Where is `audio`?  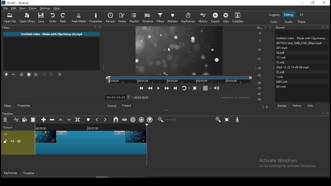
audio is located at coordinates (289, 21).